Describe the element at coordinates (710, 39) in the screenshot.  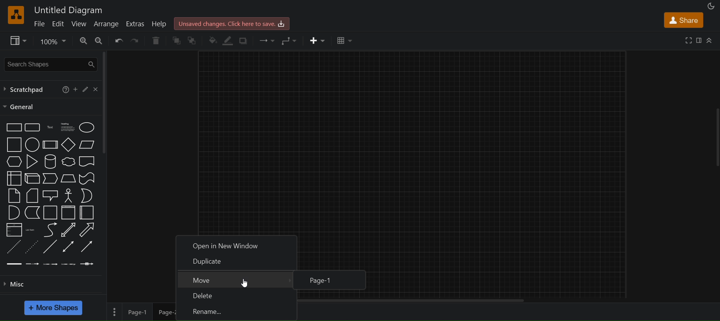
I see `collapse/expand` at that location.